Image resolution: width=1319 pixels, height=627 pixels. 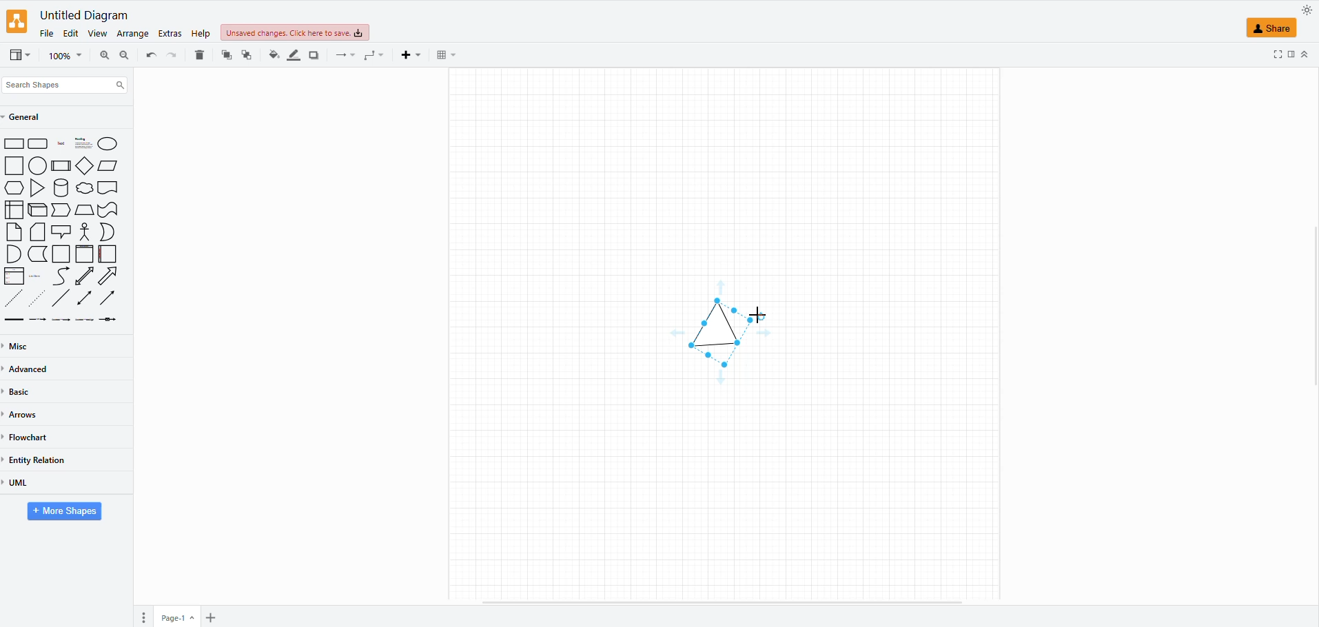 I want to click on cursor, so click(x=759, y=322).